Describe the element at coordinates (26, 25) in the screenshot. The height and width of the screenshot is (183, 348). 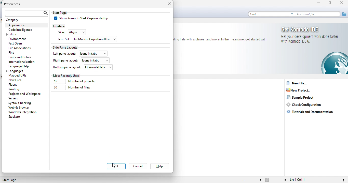
I see `appearence` at that location.